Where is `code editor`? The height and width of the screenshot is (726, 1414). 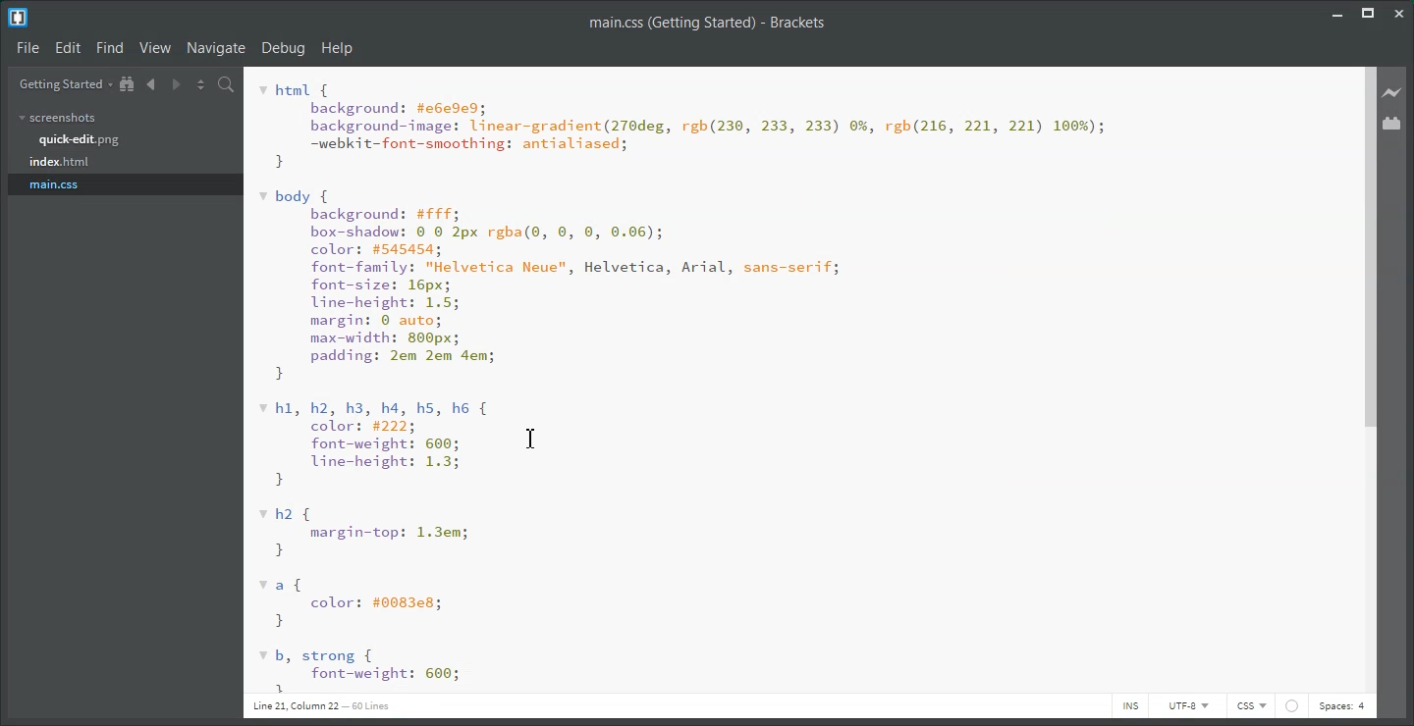
code editor is located at coordinates (800, 381).